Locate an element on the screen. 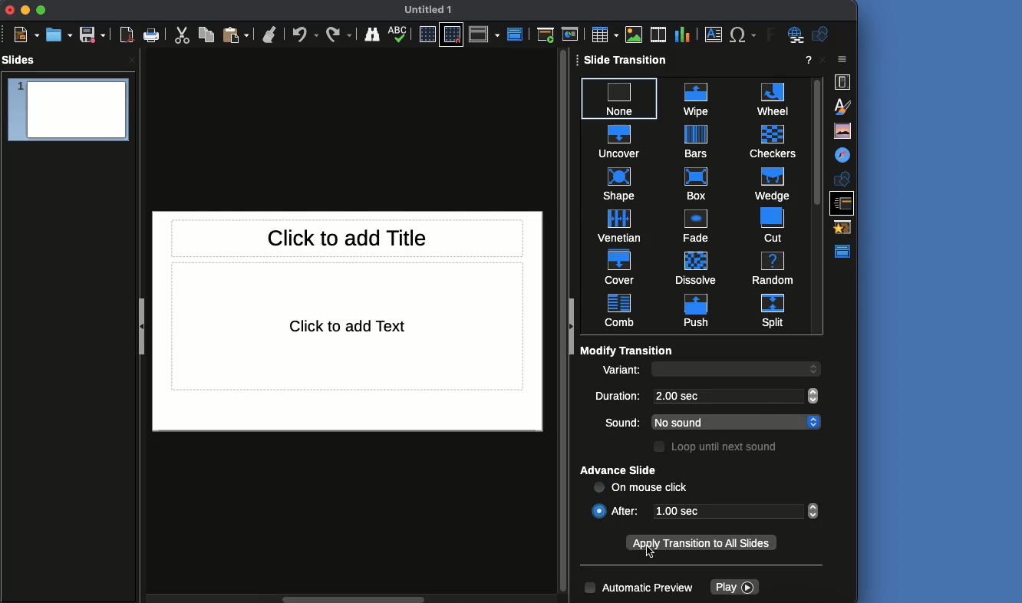  scroll is located at coordinates (351, 598).